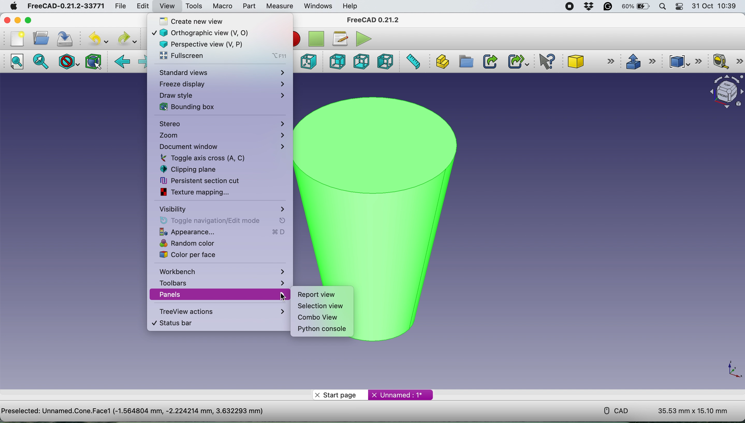 Image resolution: width=745 pixels, height=423 pixels. I want to click on toolbars , so click(221, 282).